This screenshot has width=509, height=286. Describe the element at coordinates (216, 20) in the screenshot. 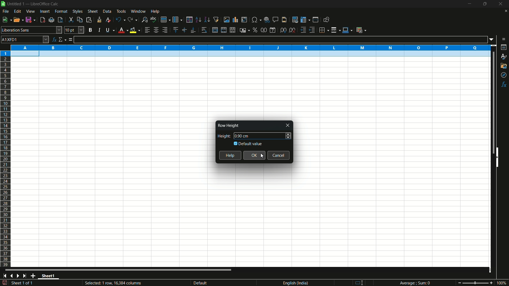

I see `auto filter` at that location.